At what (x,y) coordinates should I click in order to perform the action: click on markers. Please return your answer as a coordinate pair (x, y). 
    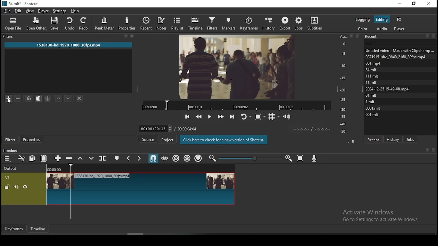
    Looking at the image, I should click on (231, 23).